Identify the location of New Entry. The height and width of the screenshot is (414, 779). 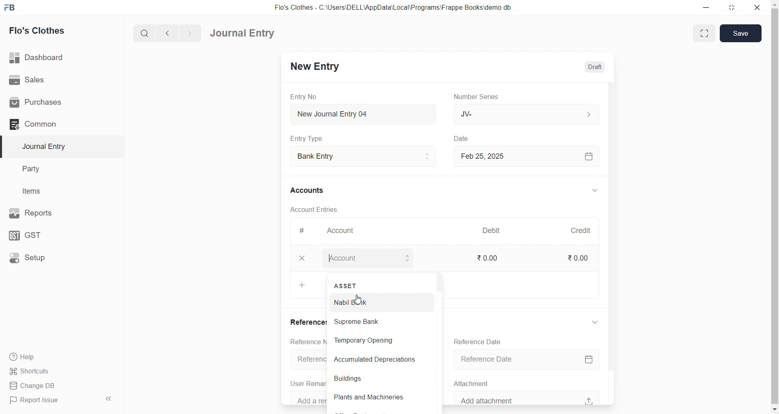
(318, 67).